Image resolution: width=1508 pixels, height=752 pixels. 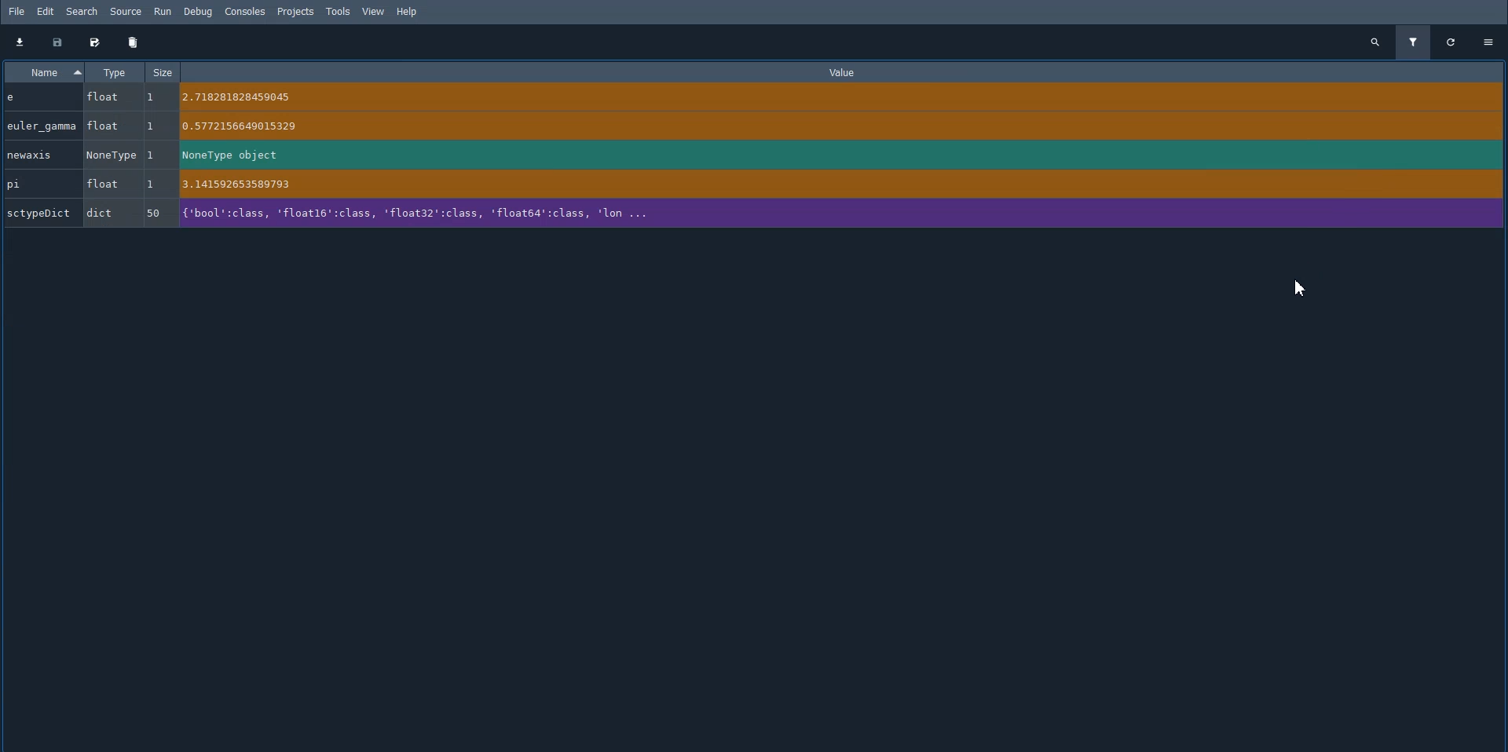 I want to click on NoneType object, so click(x=818, y=156).